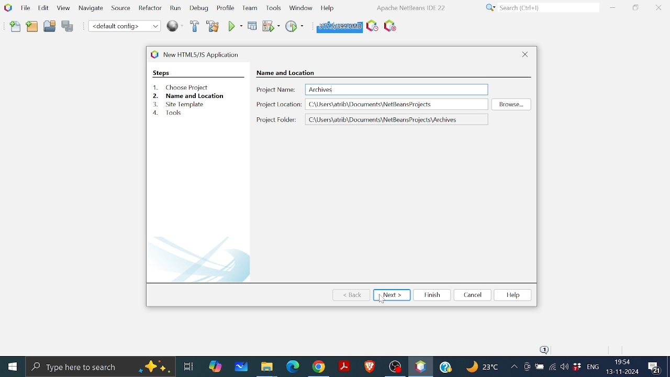 The image size is (670, 377). What do you see at coordinates (395, 366) in the screenshot?
I see `OBS studio` at bounding box center [395, 366].